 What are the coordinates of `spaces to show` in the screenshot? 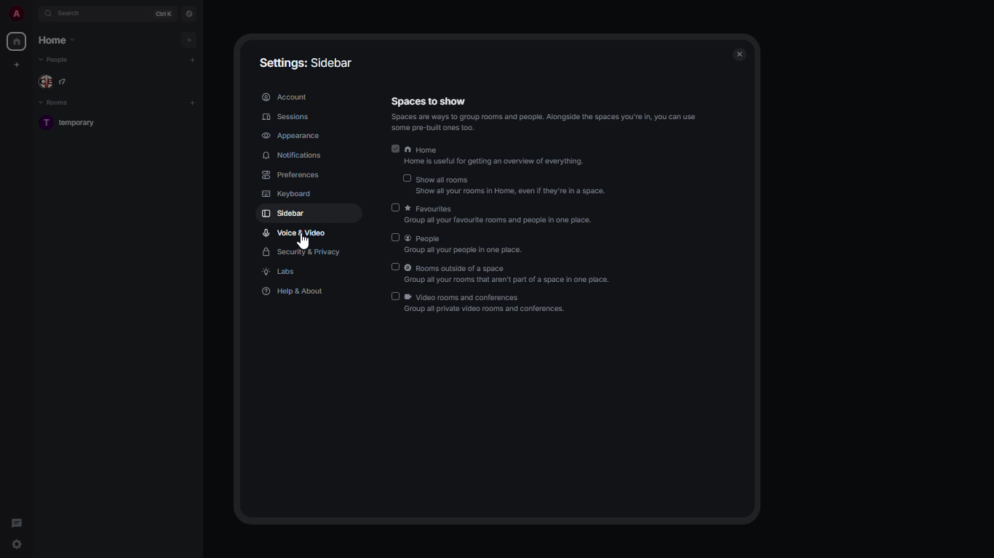 It's located at (544, 113).